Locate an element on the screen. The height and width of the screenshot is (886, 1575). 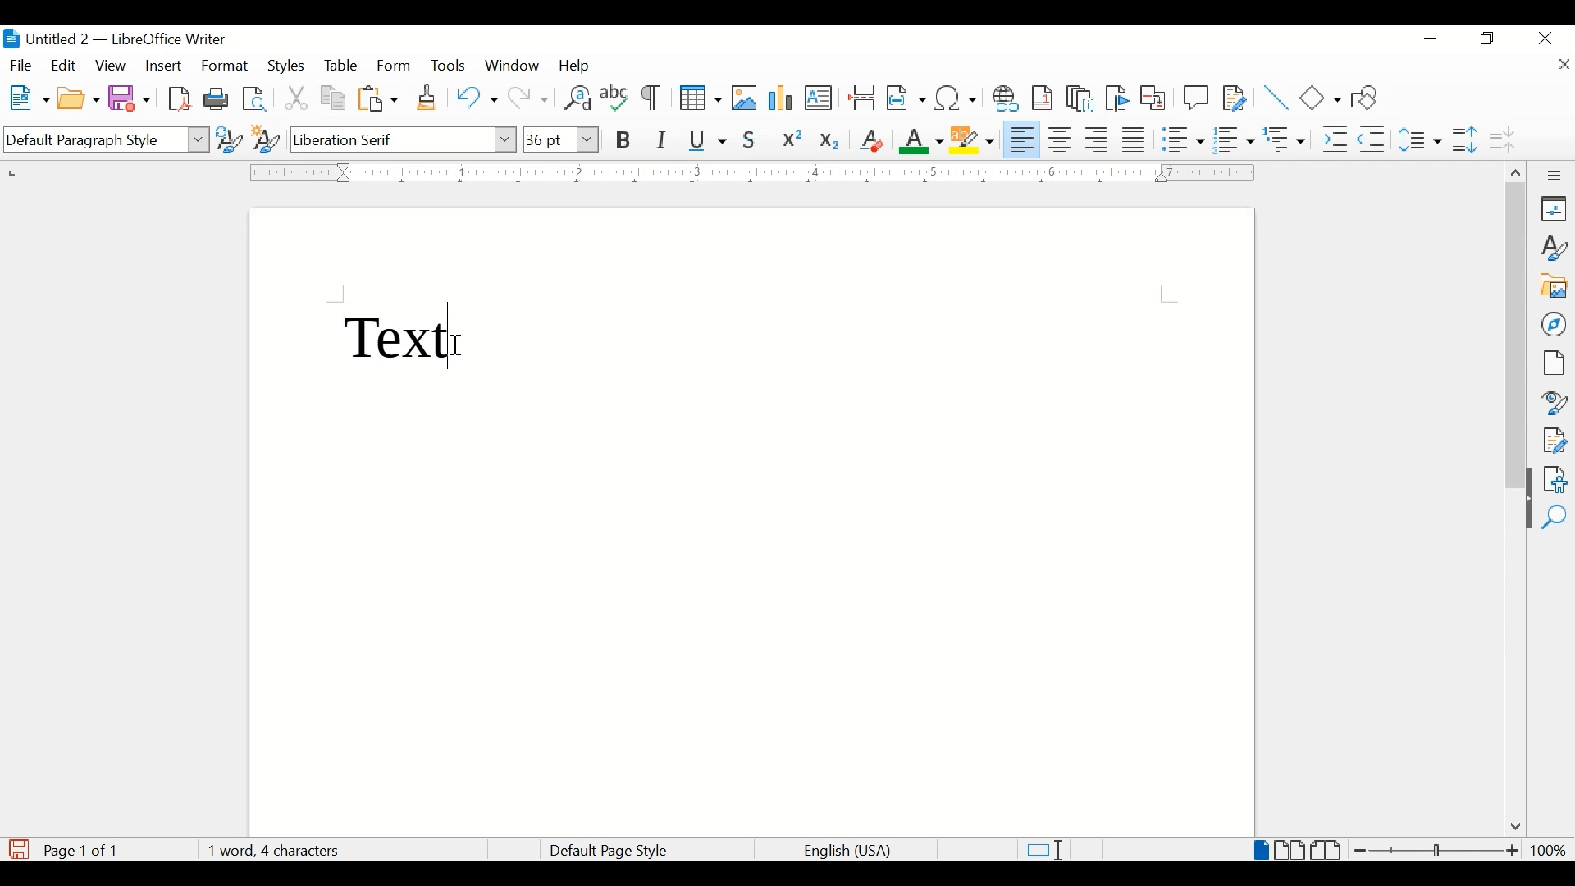
toggle print preview is located at coordinates (256, 98).